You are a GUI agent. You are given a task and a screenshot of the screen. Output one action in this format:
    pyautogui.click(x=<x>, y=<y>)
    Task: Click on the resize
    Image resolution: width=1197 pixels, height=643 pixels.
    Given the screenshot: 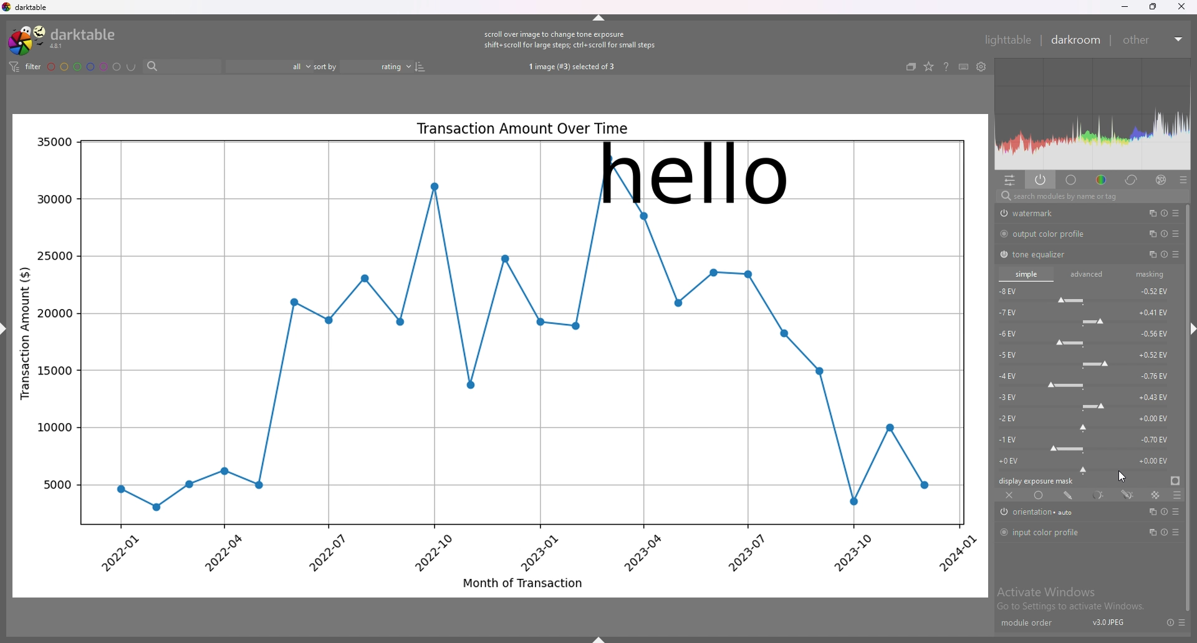 What is the action you would take?
    pyautogui.click(x=1151, y=7)
    